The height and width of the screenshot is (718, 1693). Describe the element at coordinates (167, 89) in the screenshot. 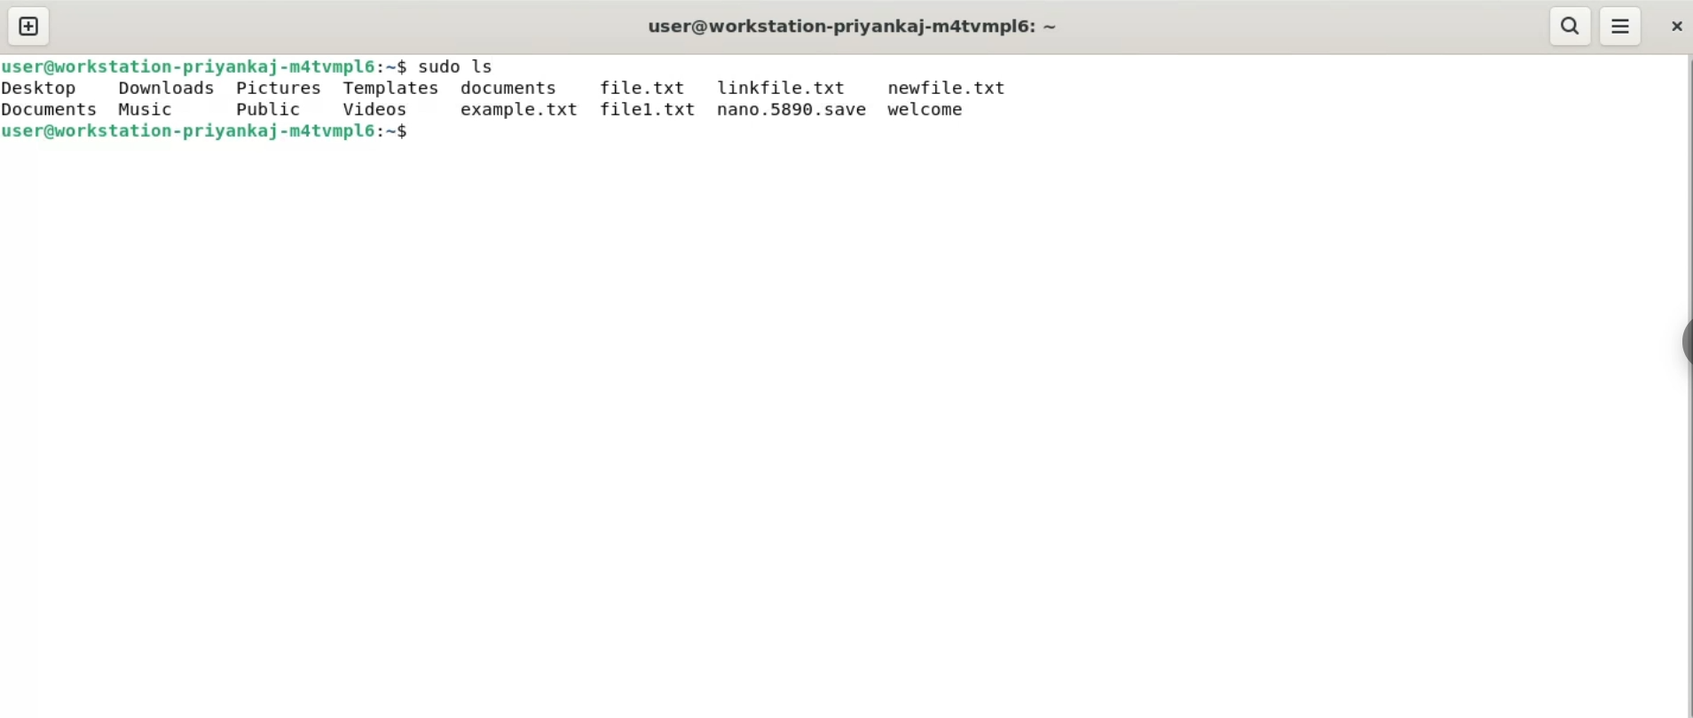

I see `downloads` at that location.